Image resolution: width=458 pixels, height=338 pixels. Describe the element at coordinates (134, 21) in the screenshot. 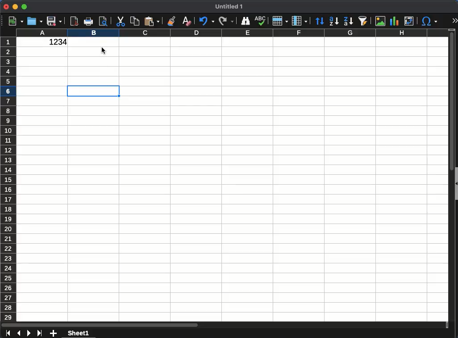

I see `copy` at that location.